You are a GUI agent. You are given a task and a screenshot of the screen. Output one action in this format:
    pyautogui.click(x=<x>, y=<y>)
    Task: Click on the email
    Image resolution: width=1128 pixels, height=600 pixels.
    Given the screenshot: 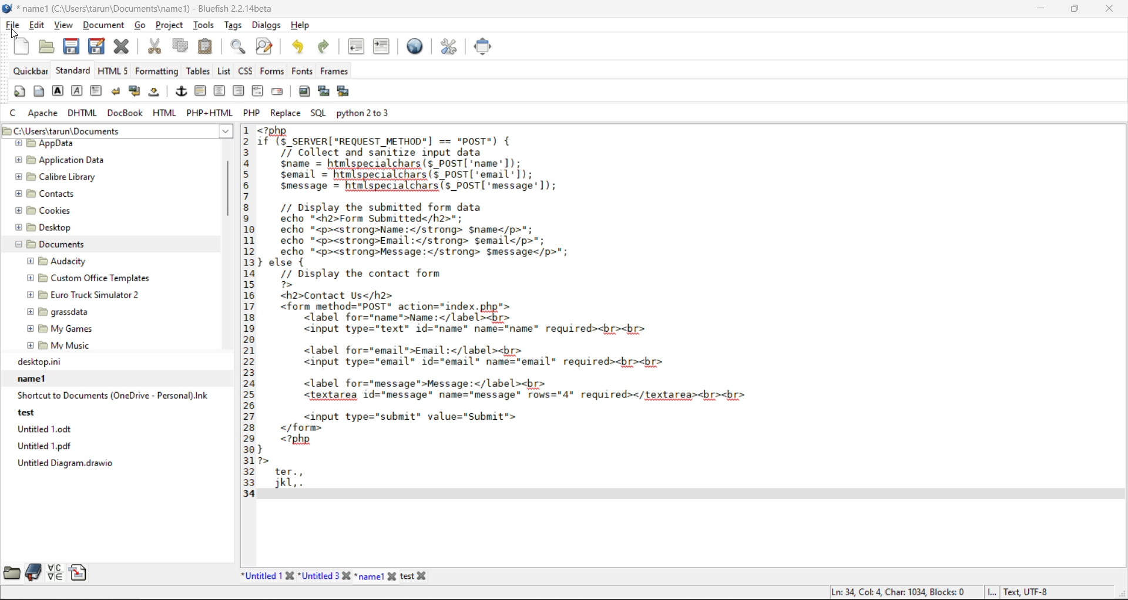 What is the action you would take?
    pyautogui.click(x=279, y=92)
    